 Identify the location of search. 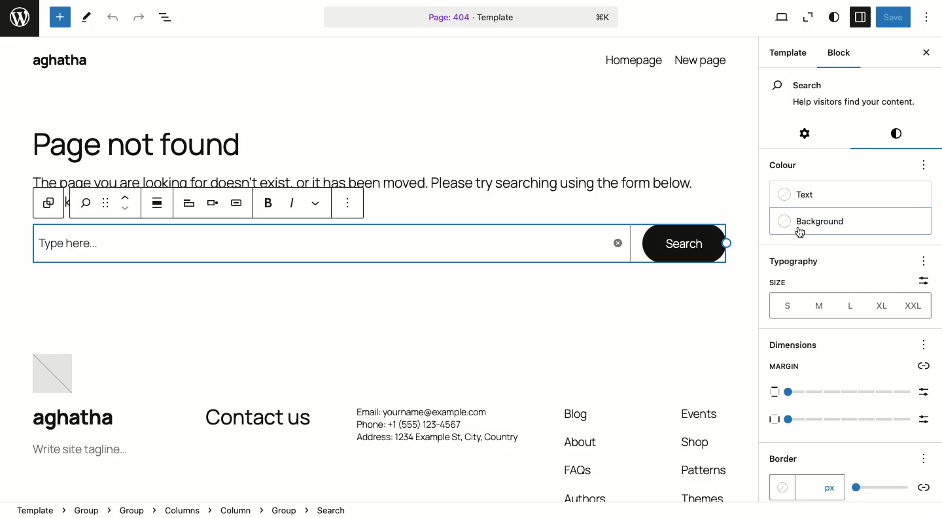
(85, 204).